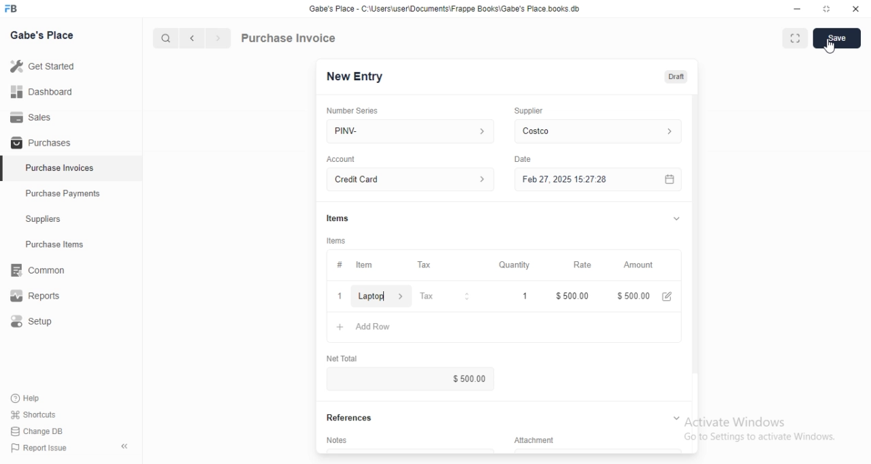  What do you see at coordinates (512, 296) in the screenshot?
I see `1` at bounding box center [512, 296].